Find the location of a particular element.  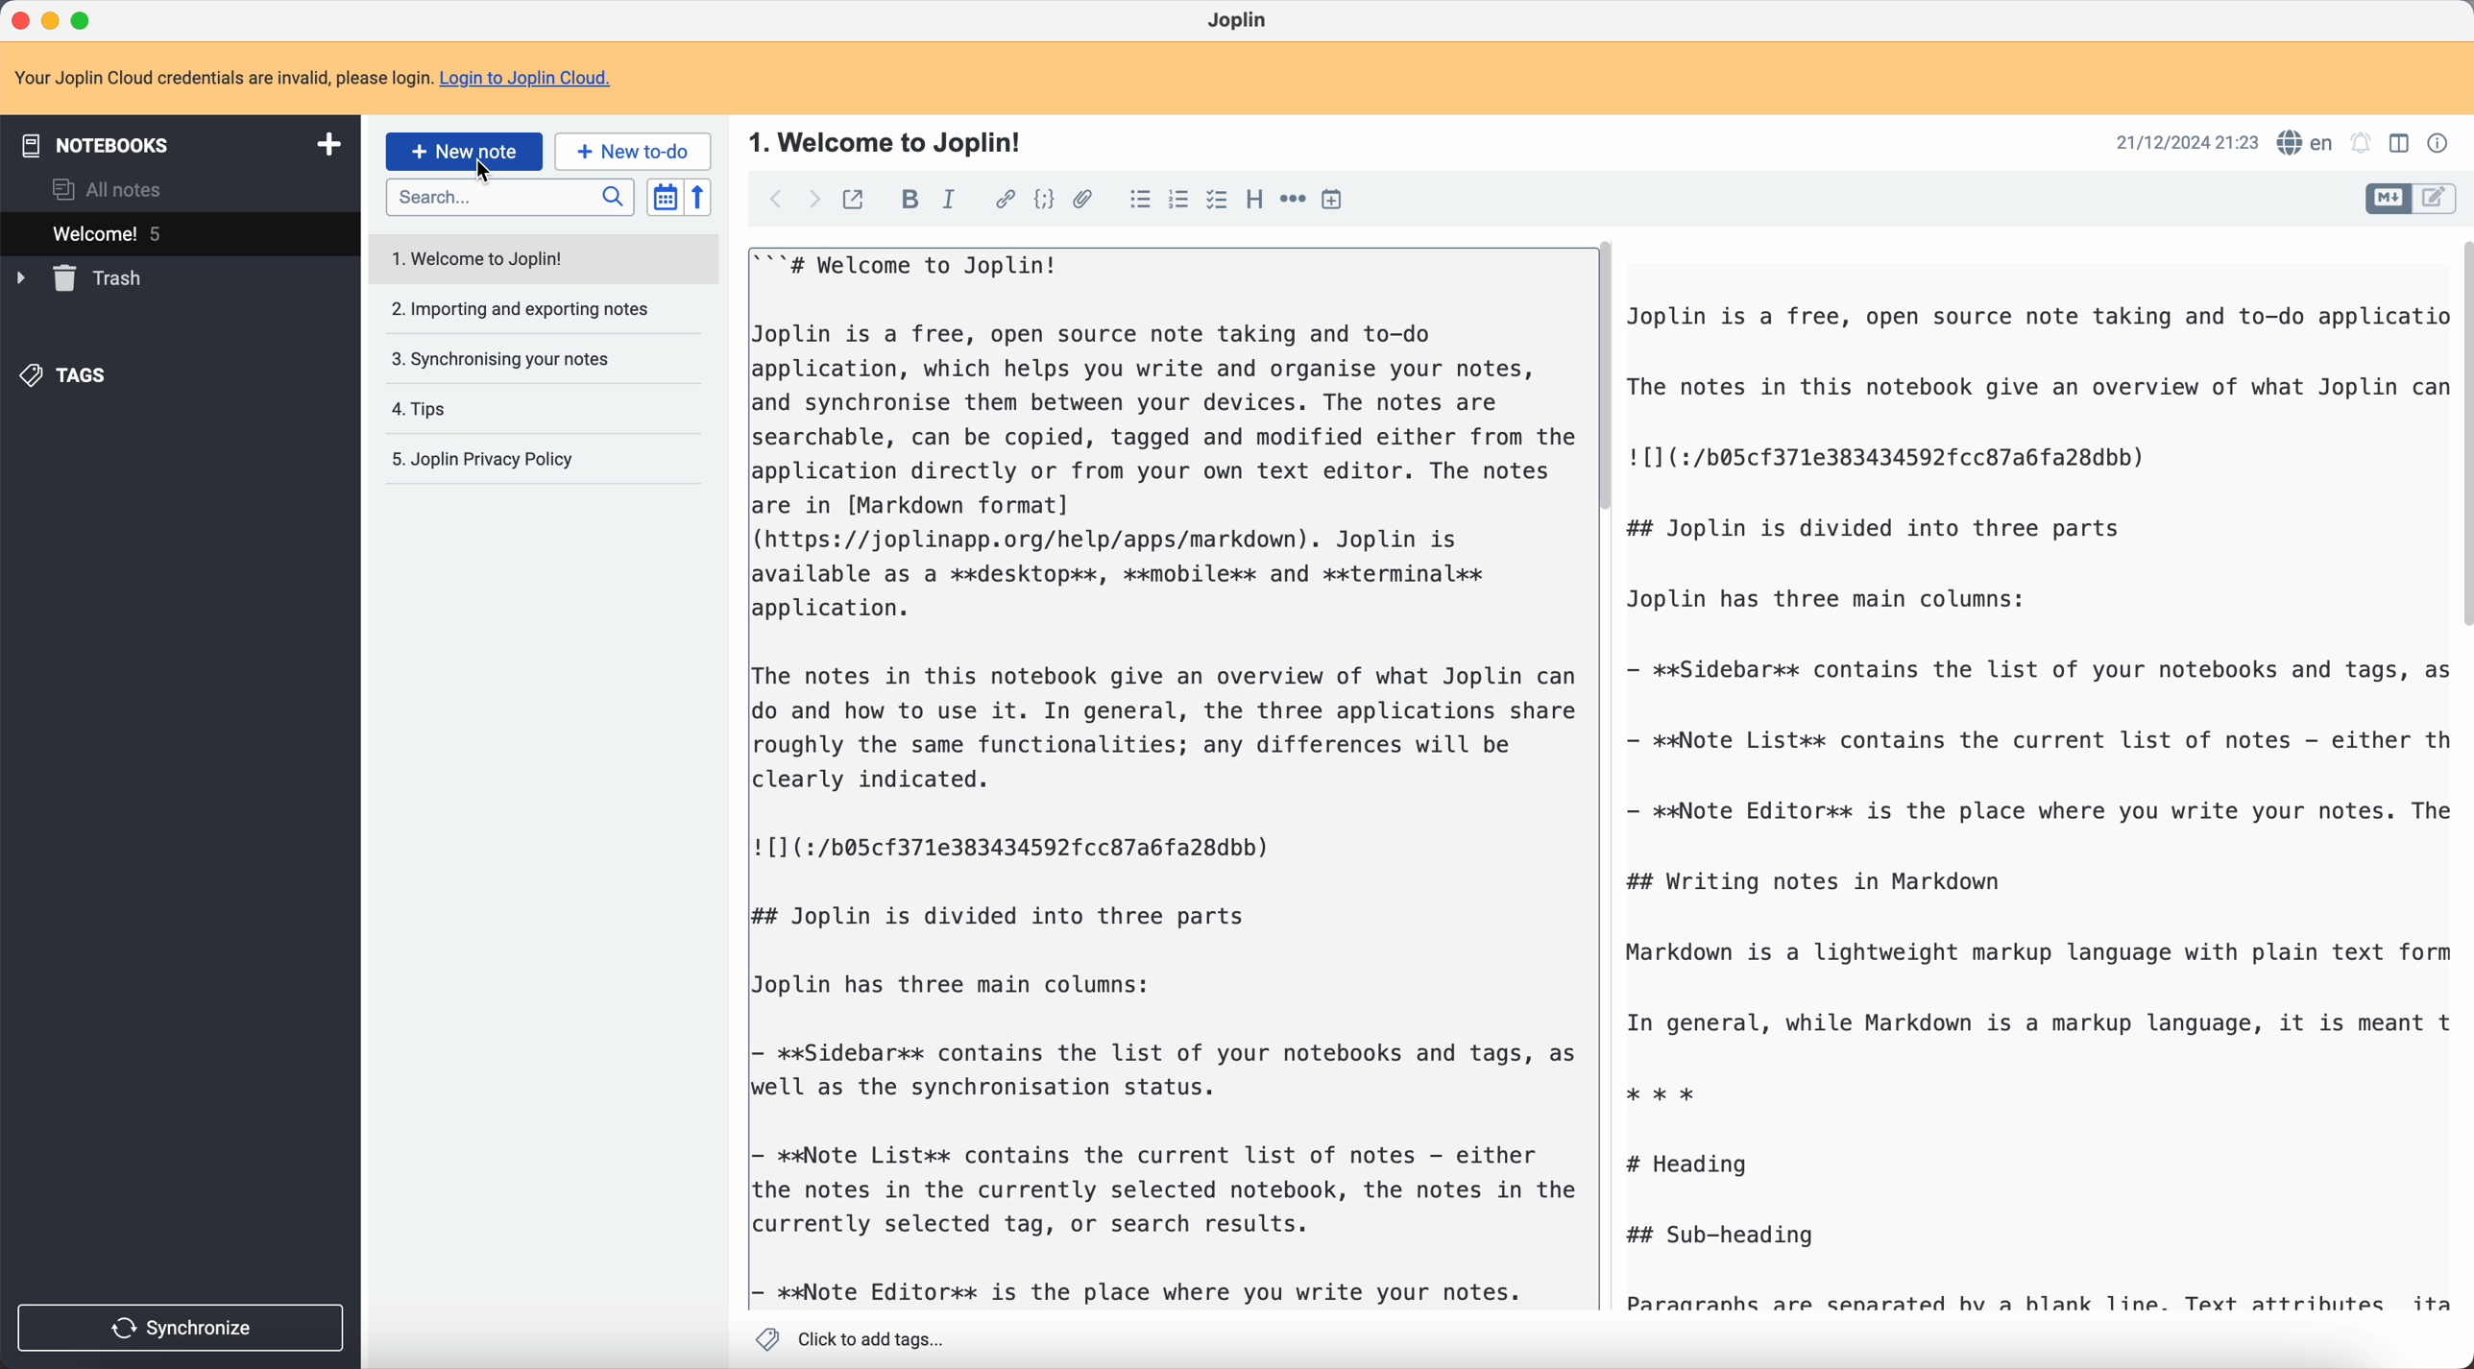

notebooks is located at coordinates (177, 143).